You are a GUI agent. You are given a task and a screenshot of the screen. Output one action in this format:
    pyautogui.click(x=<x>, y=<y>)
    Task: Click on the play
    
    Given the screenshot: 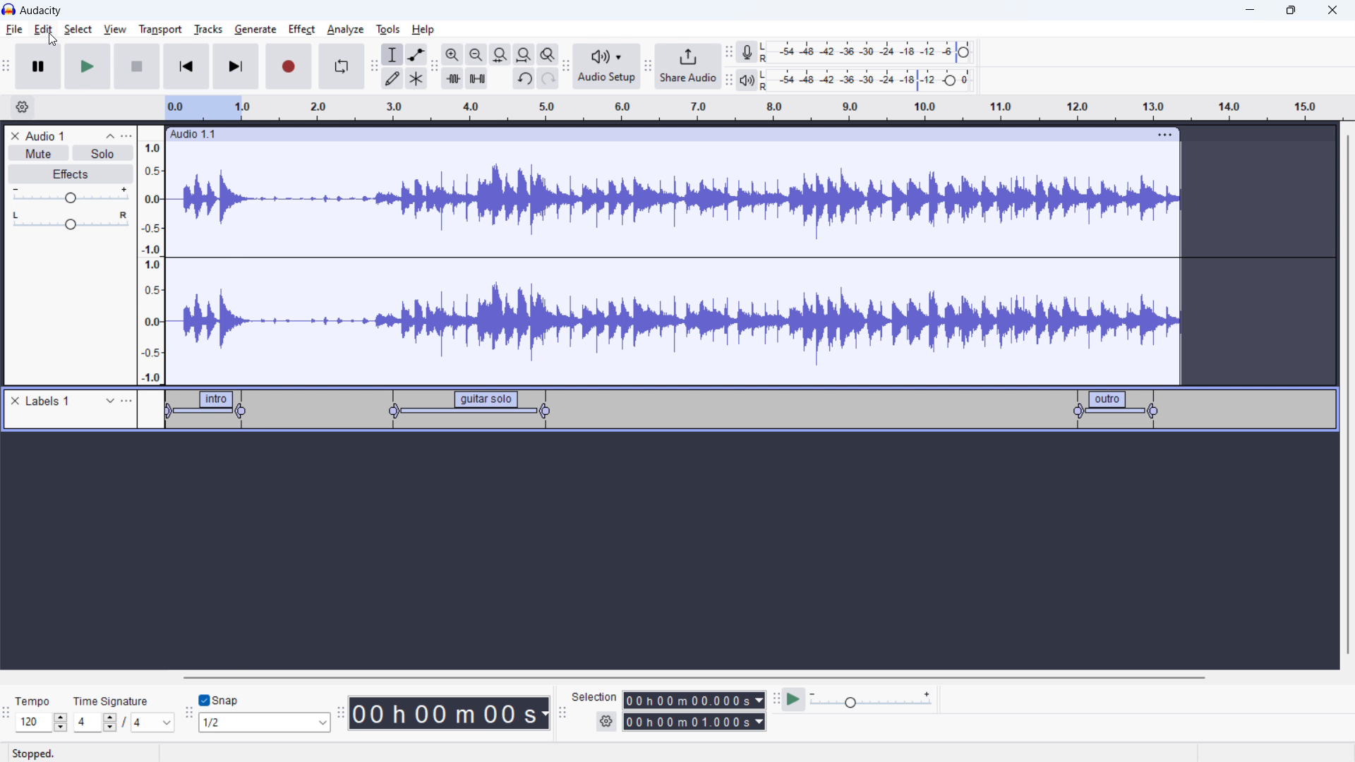 What is the action you would take?
    pyautogui.click(x=87, y=66)
    